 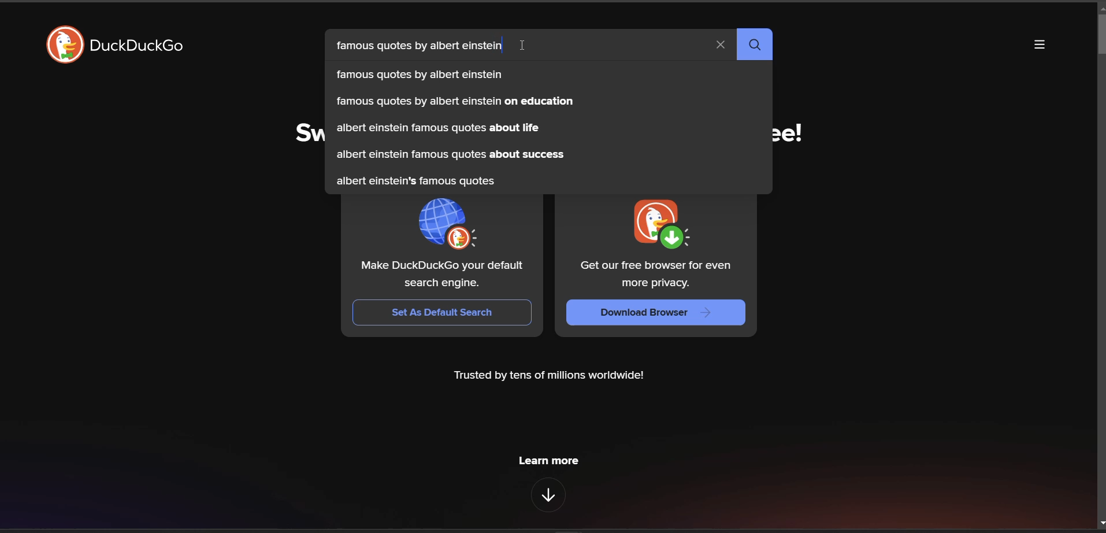 I want to click on albert einstein famous quotes about success, so click(x=451, y=154).